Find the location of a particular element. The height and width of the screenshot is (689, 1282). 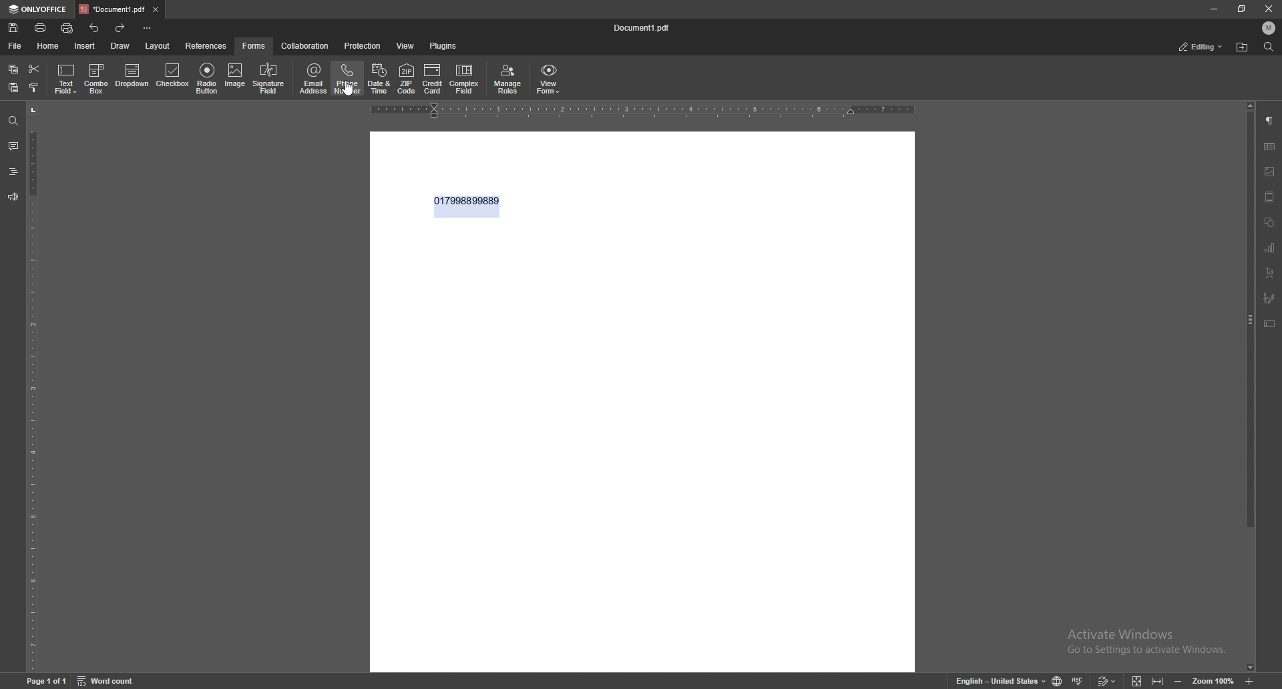

phone number is located at coordinates (348, 78).